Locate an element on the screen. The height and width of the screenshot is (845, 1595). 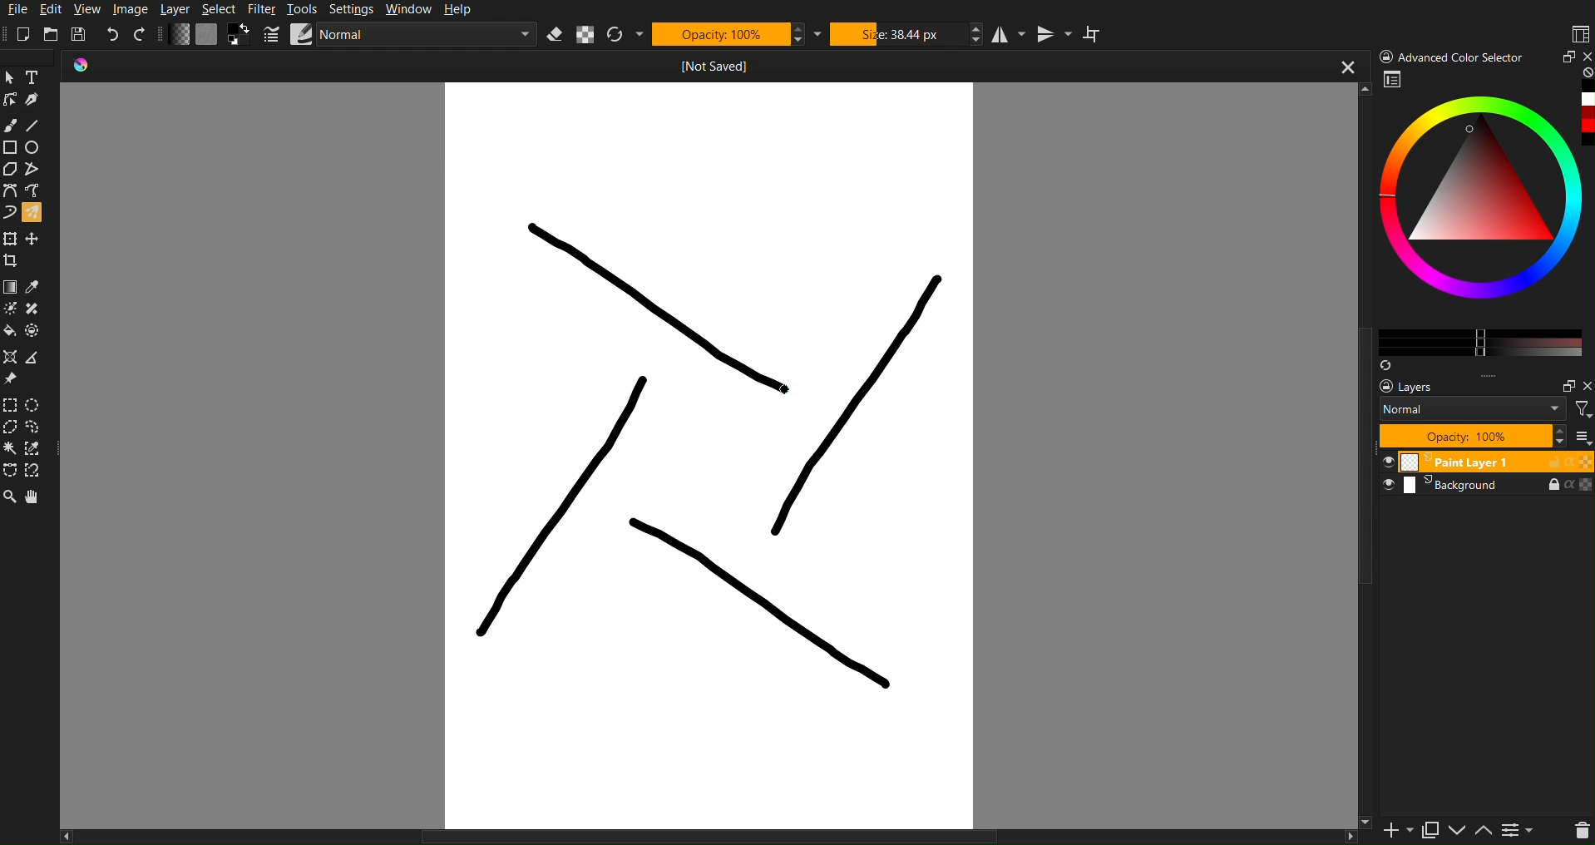
Window is located at coordinates (410, 8).